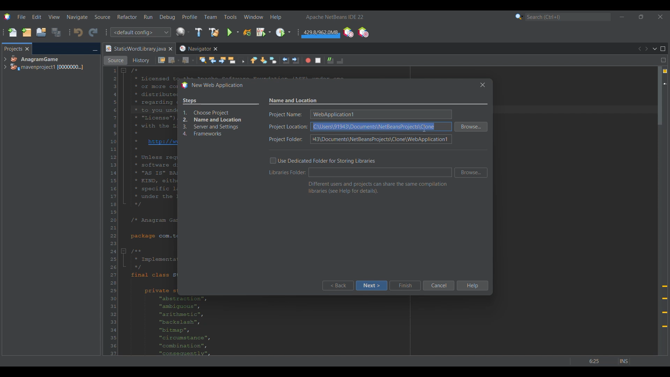 The image size is (670, 377). I want to click on Pause I/O checks, so click(363, 32).